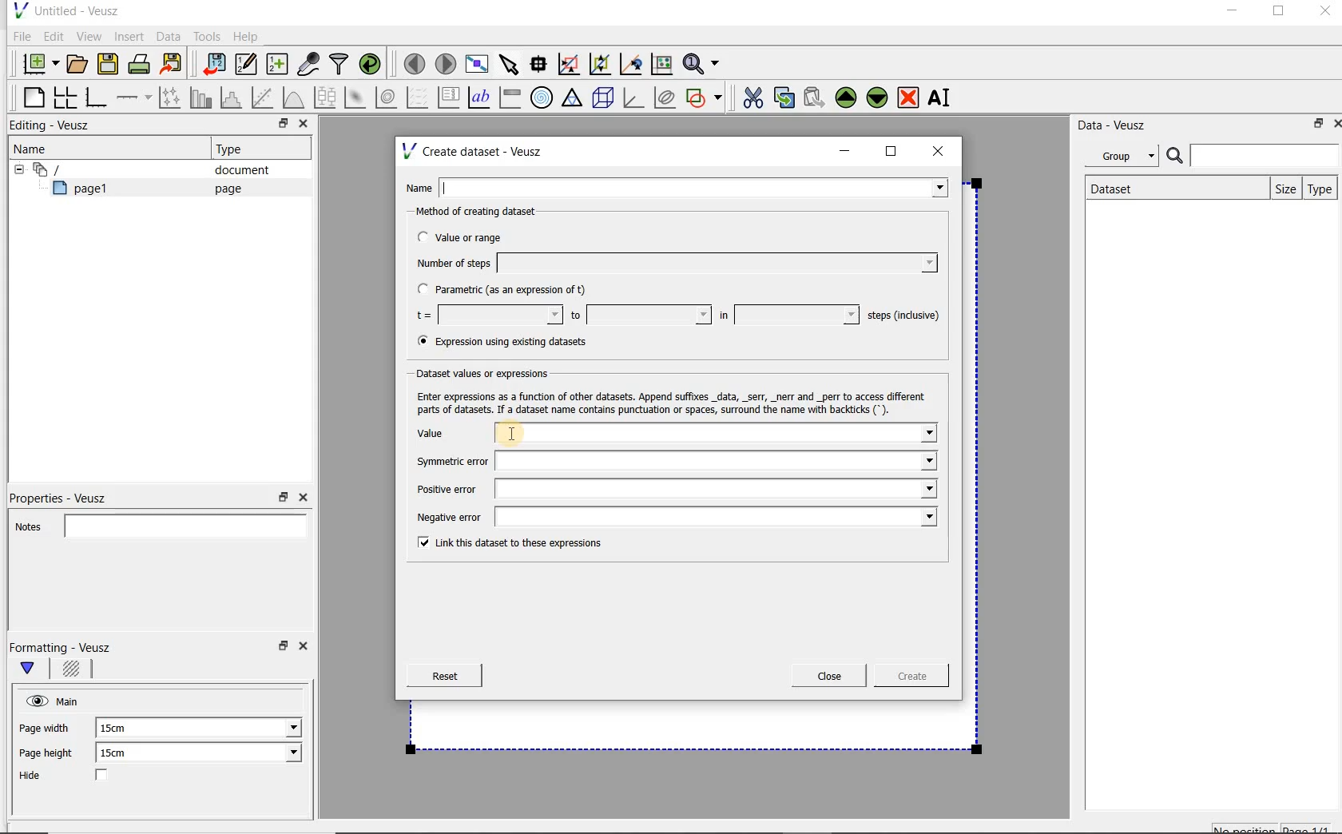 This screenshot has width=1342, height=834. What do you see at coordinates (475, 62) in the screenshot?
I see `view plot full screen` at bounding box center [475, 62].